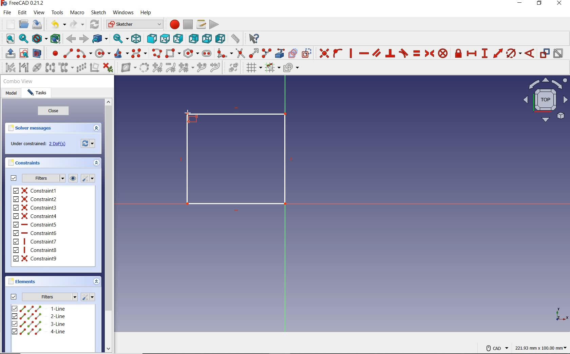  Describe the element at coordinates (23, 39) in the screenshot. I see `fit selection` at that location.